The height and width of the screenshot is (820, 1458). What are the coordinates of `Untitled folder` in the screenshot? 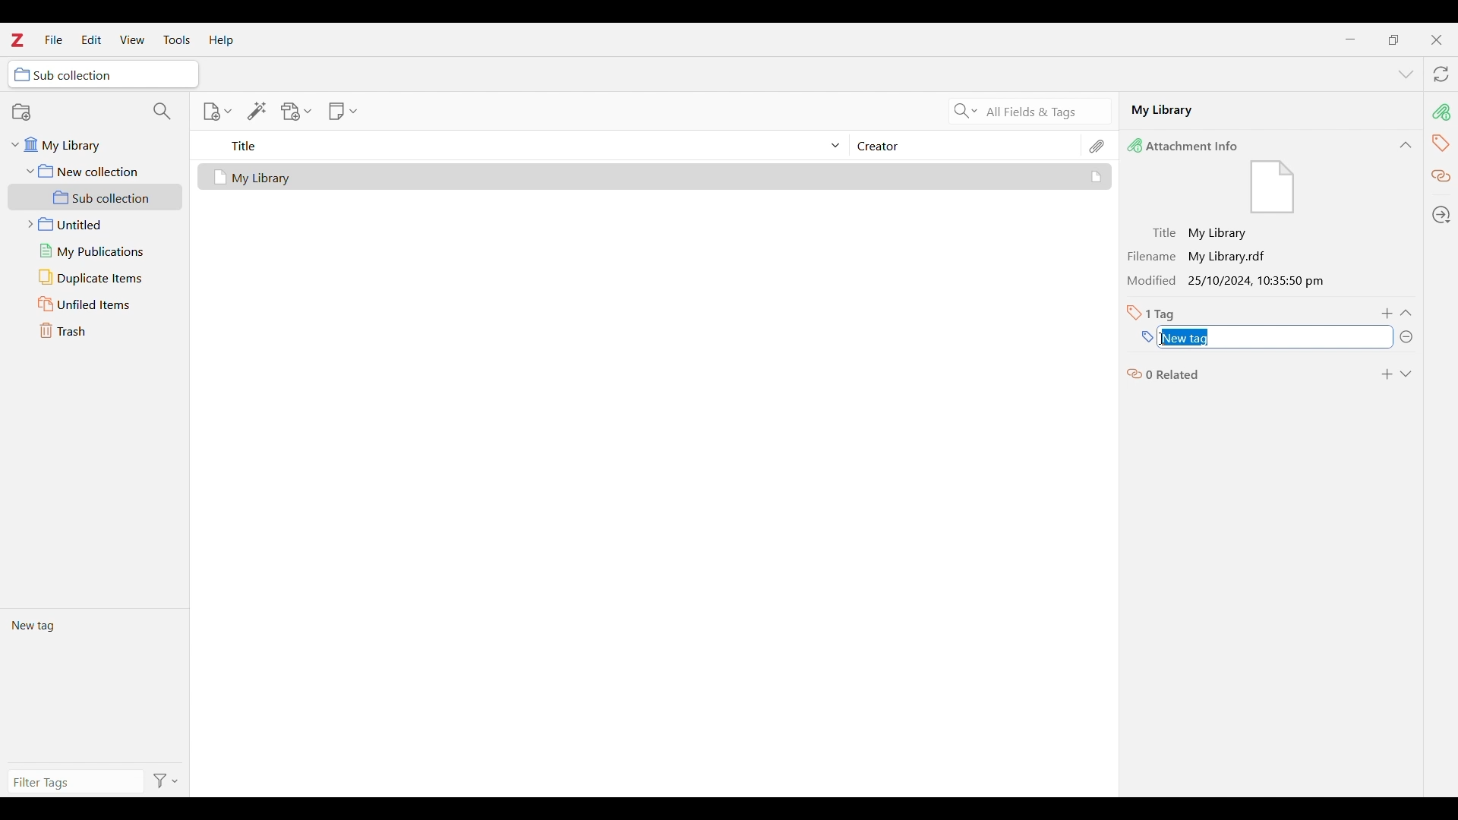 It's located at (92, 222).